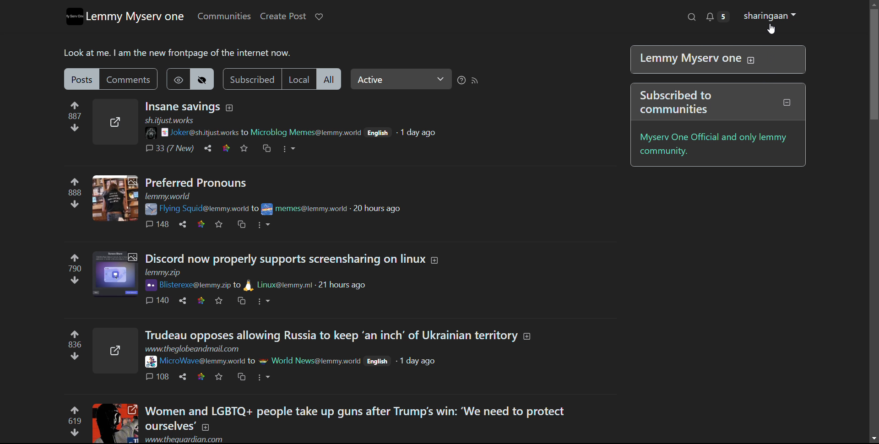 The image size is (879, 444). What do you see at coordinates (274, 286) in the screenshot?
I see `to Linux@lemmy.ml` at bounding box center [274, 286].